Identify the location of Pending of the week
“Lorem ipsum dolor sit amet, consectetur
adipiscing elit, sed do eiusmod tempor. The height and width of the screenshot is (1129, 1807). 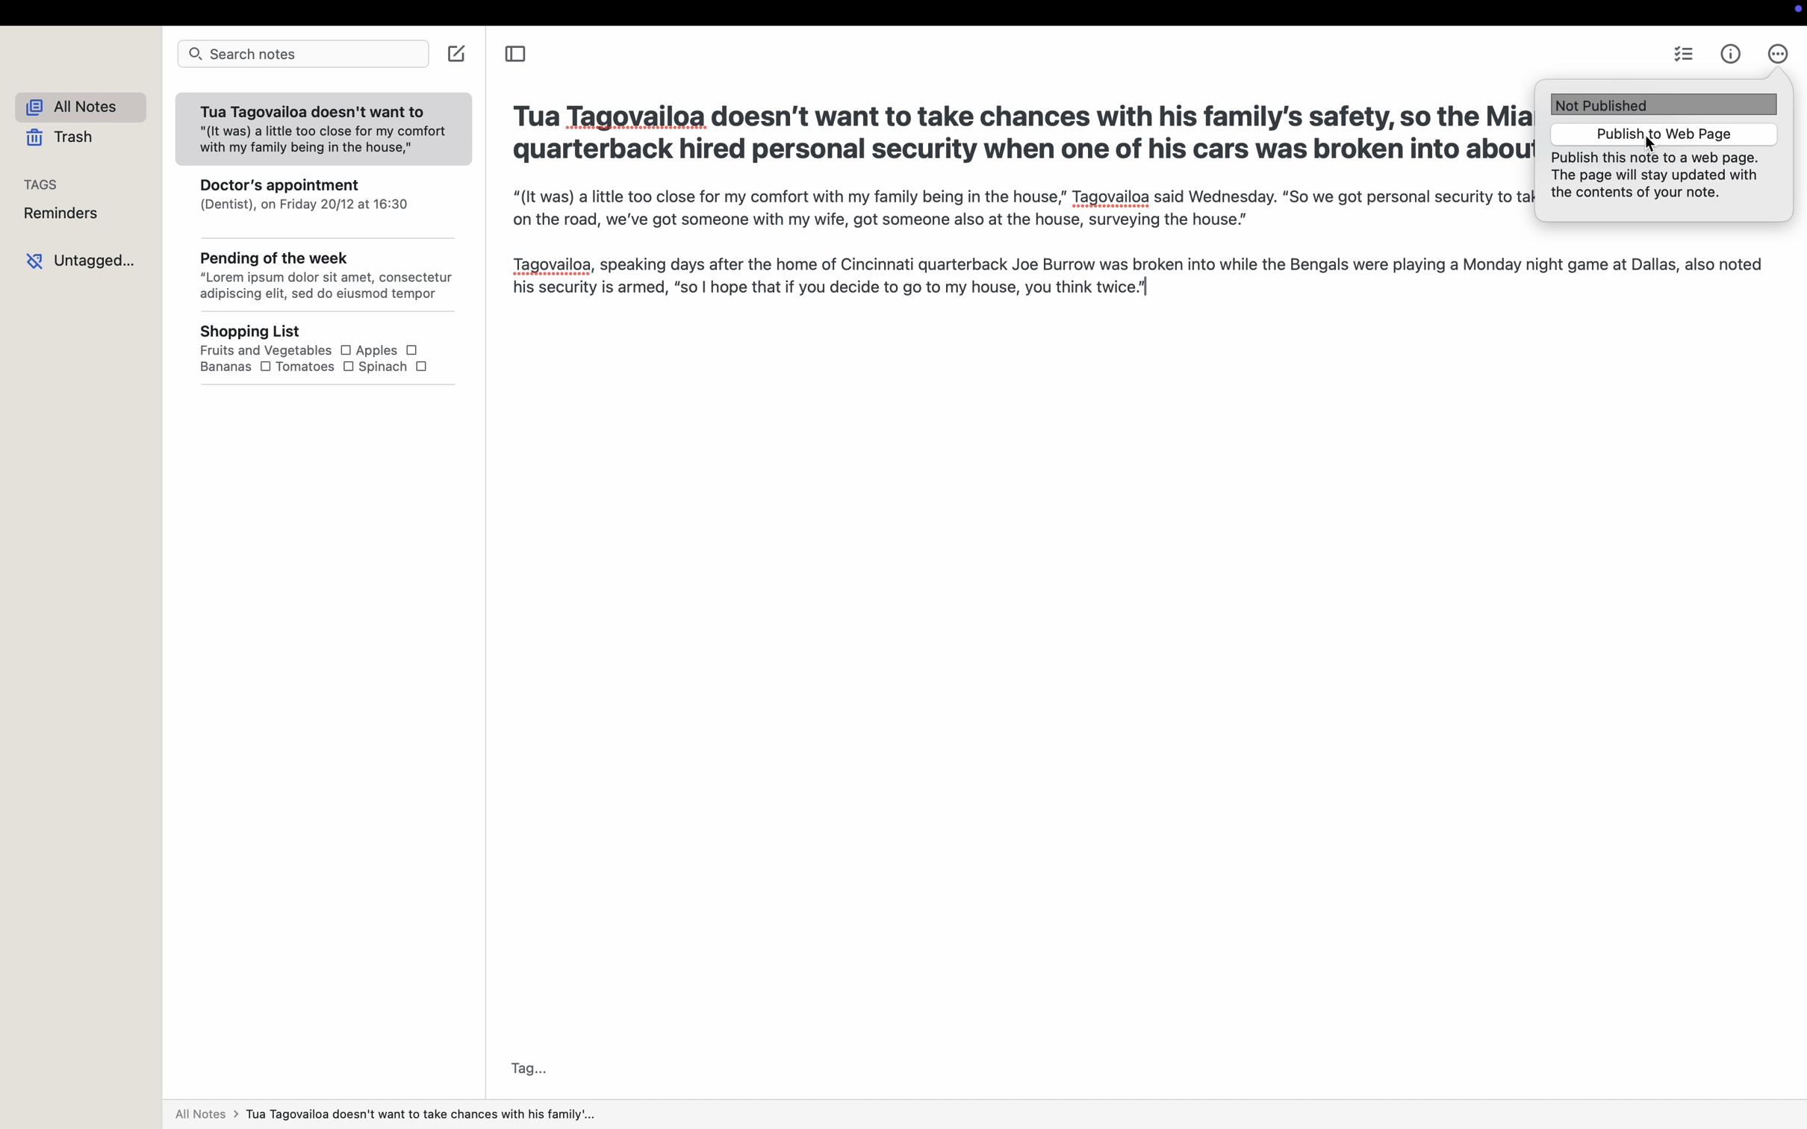
(328, 278).